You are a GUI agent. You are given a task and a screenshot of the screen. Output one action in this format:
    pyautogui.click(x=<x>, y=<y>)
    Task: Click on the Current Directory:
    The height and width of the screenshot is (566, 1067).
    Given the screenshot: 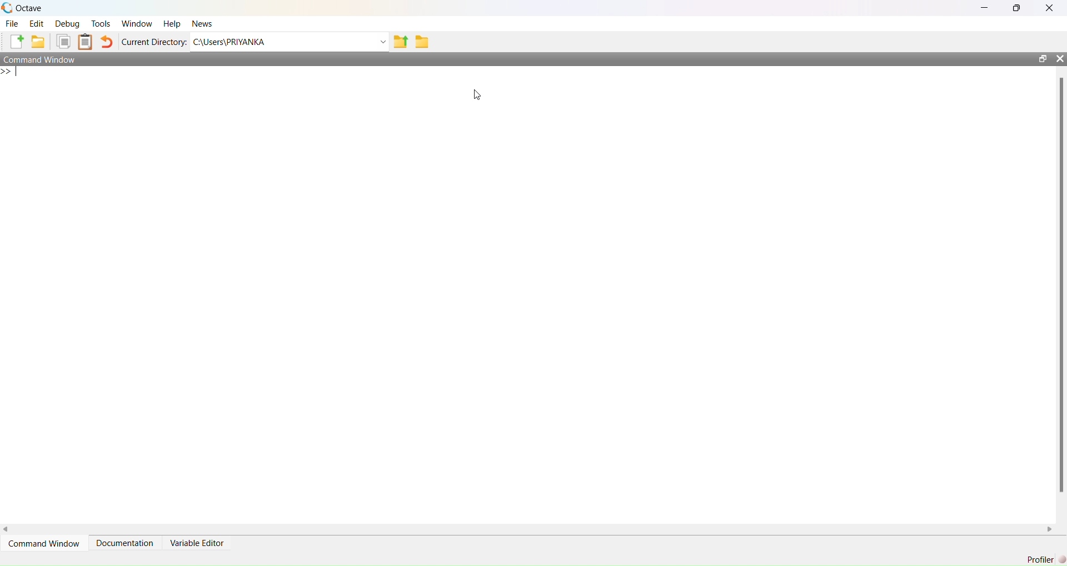 What is the action you would take?
    pyautogui.click(x=154, y=43)
    